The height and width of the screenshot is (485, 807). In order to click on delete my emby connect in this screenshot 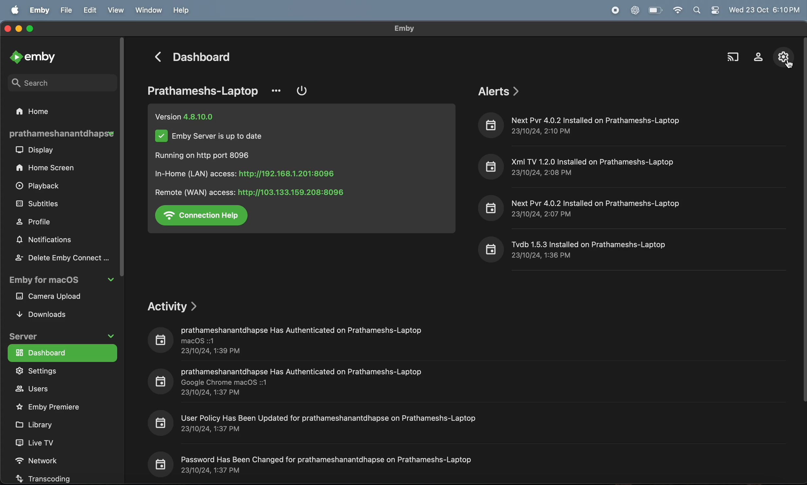, I will do `click(59, 260)`.